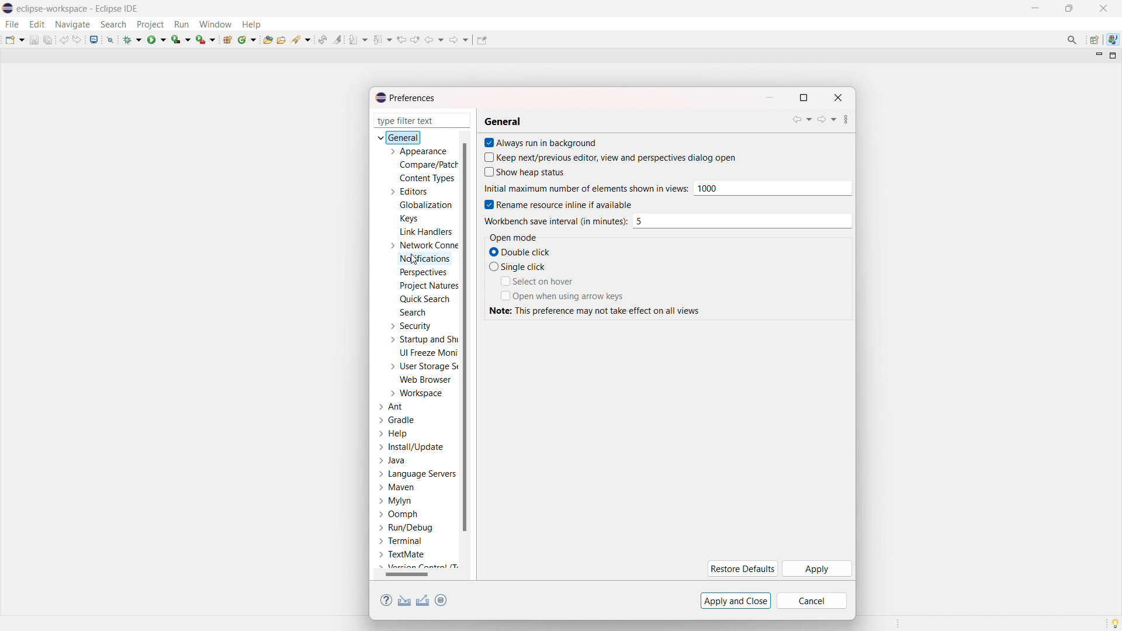 The width and height of the screenshot is (1122, 631). Describe the element at coordinates (569, 296) in the screenshot. I see `open when using arrow keys` at that location.